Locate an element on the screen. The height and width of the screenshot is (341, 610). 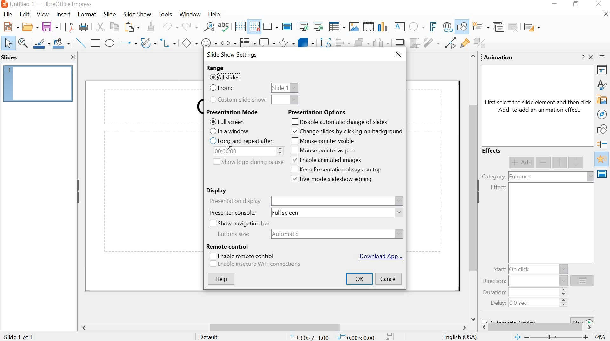
full screen is located at coordinates (288, 214).